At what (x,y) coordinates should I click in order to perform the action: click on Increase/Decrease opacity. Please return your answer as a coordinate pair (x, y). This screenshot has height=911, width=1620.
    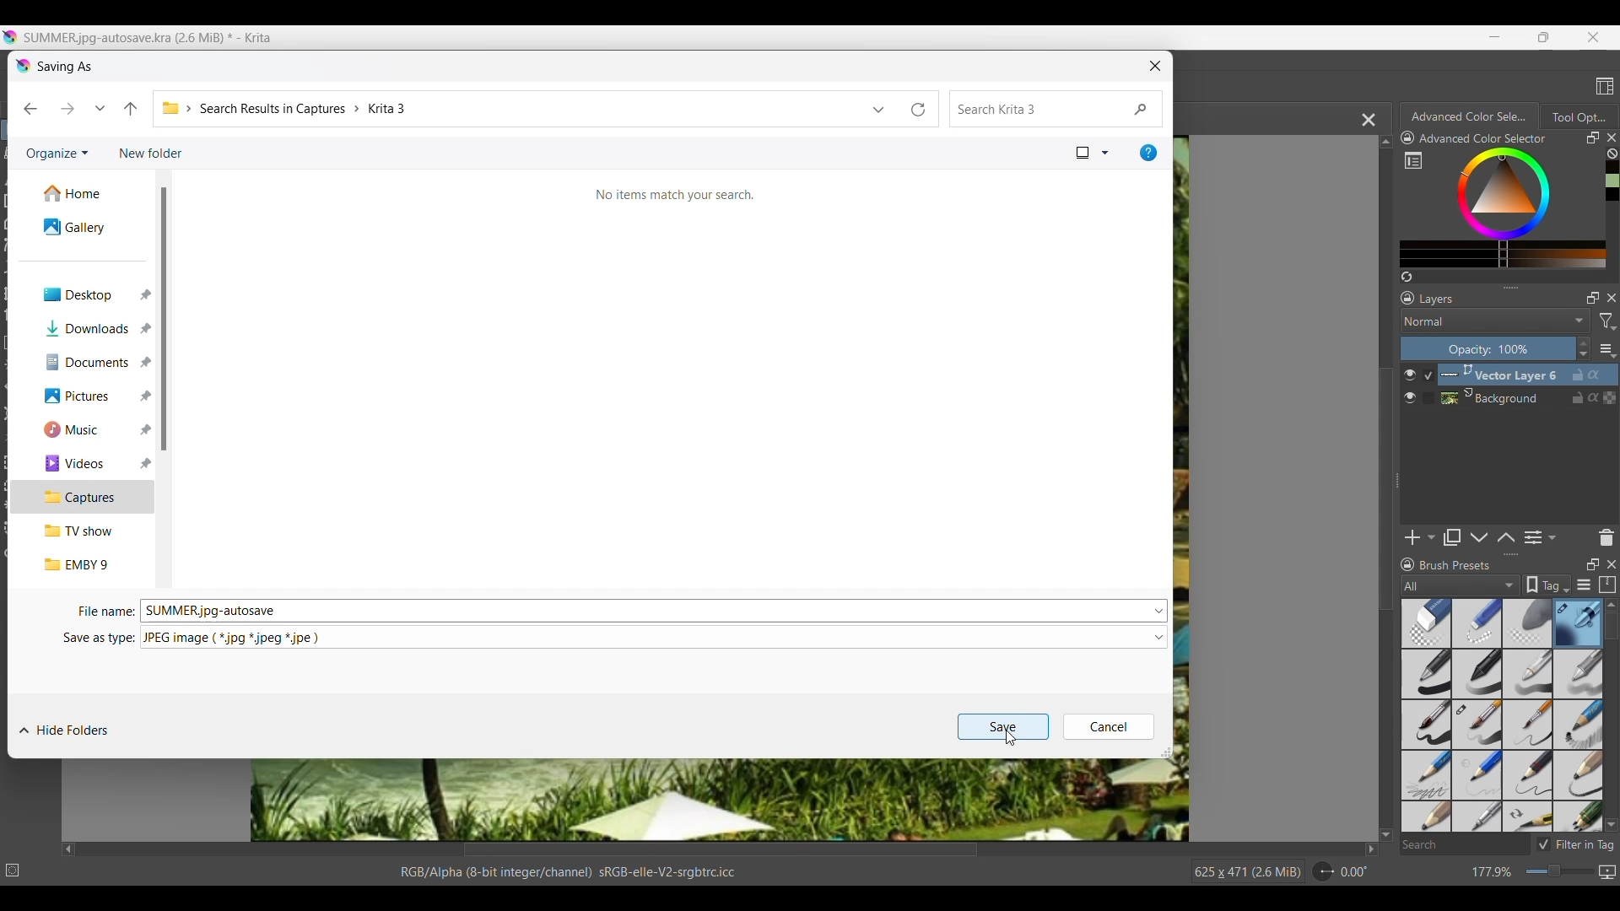
    Looking at the image, I should click on (1584, 349).